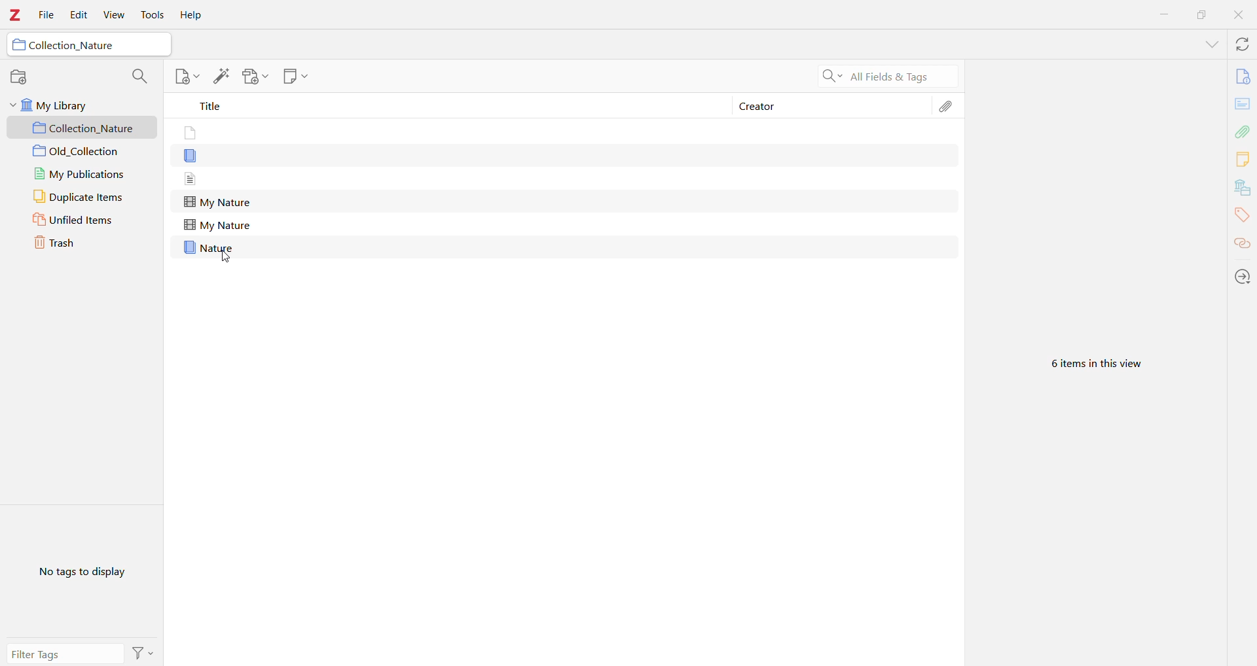 Image resolution: width=1257 pixels, height=666 pixels. What do you see at coordinates (833, 105) in the screenshot?
I see `Creator` at bounding box center [833, 105].